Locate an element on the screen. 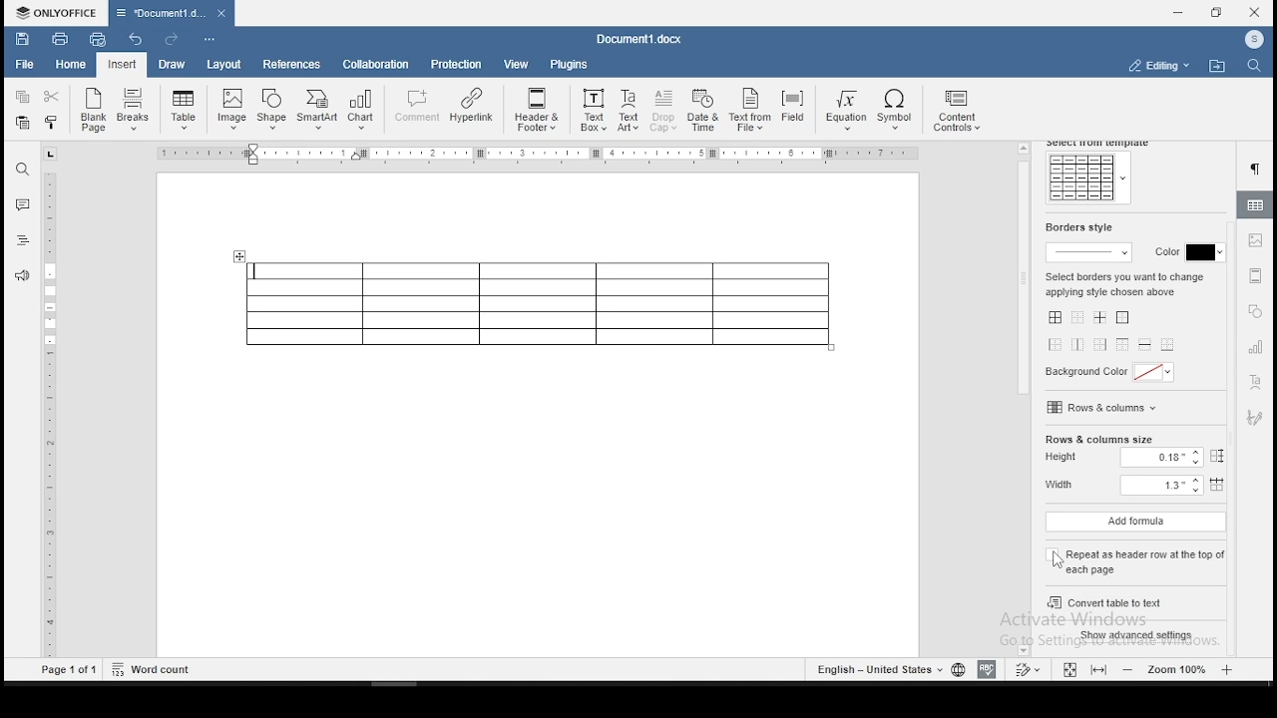 Image resolution: width=1277 pixels, height=718 pixels. select workspace is located at coordinates (1156, 64).